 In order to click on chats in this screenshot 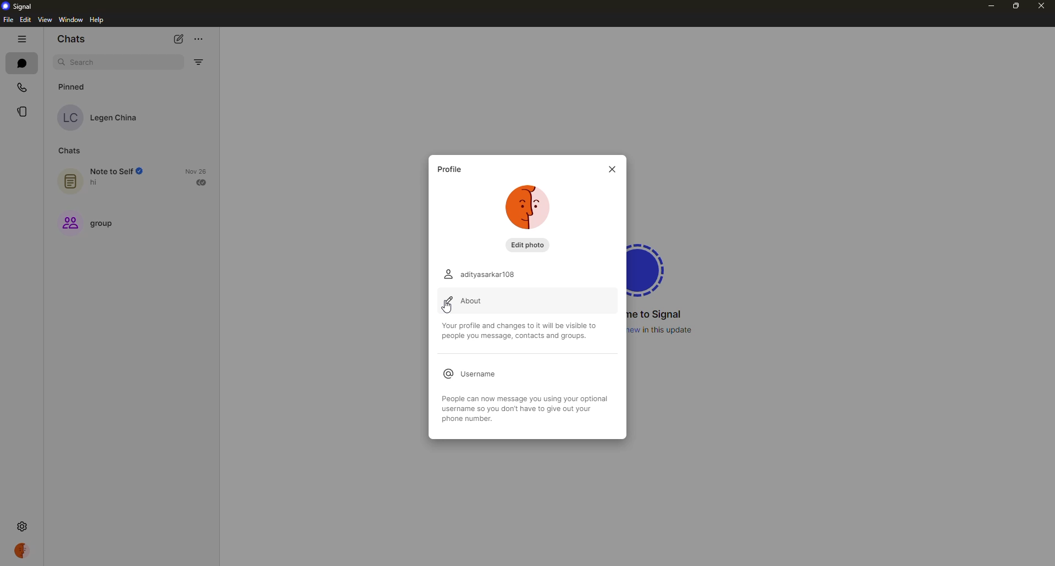, I will do `click(21, 63)`.